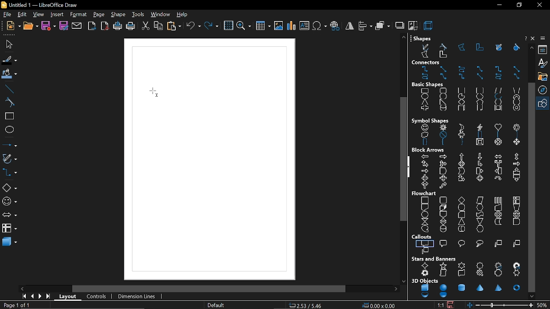 This screenshot has width=550, height=309. I want to click on sequential access, so click(425, 228).